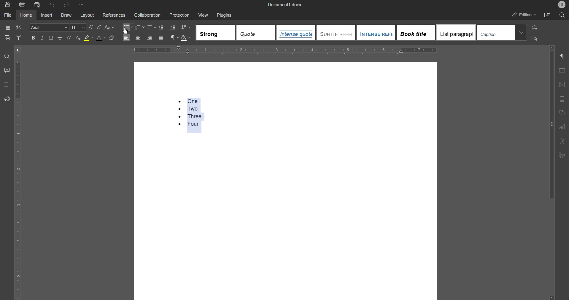 This screenshot has height=300, width=569. What do you see at coordinates (160, 38) in the screenshot?
I see `Justify` at bounding box center [160, 38].